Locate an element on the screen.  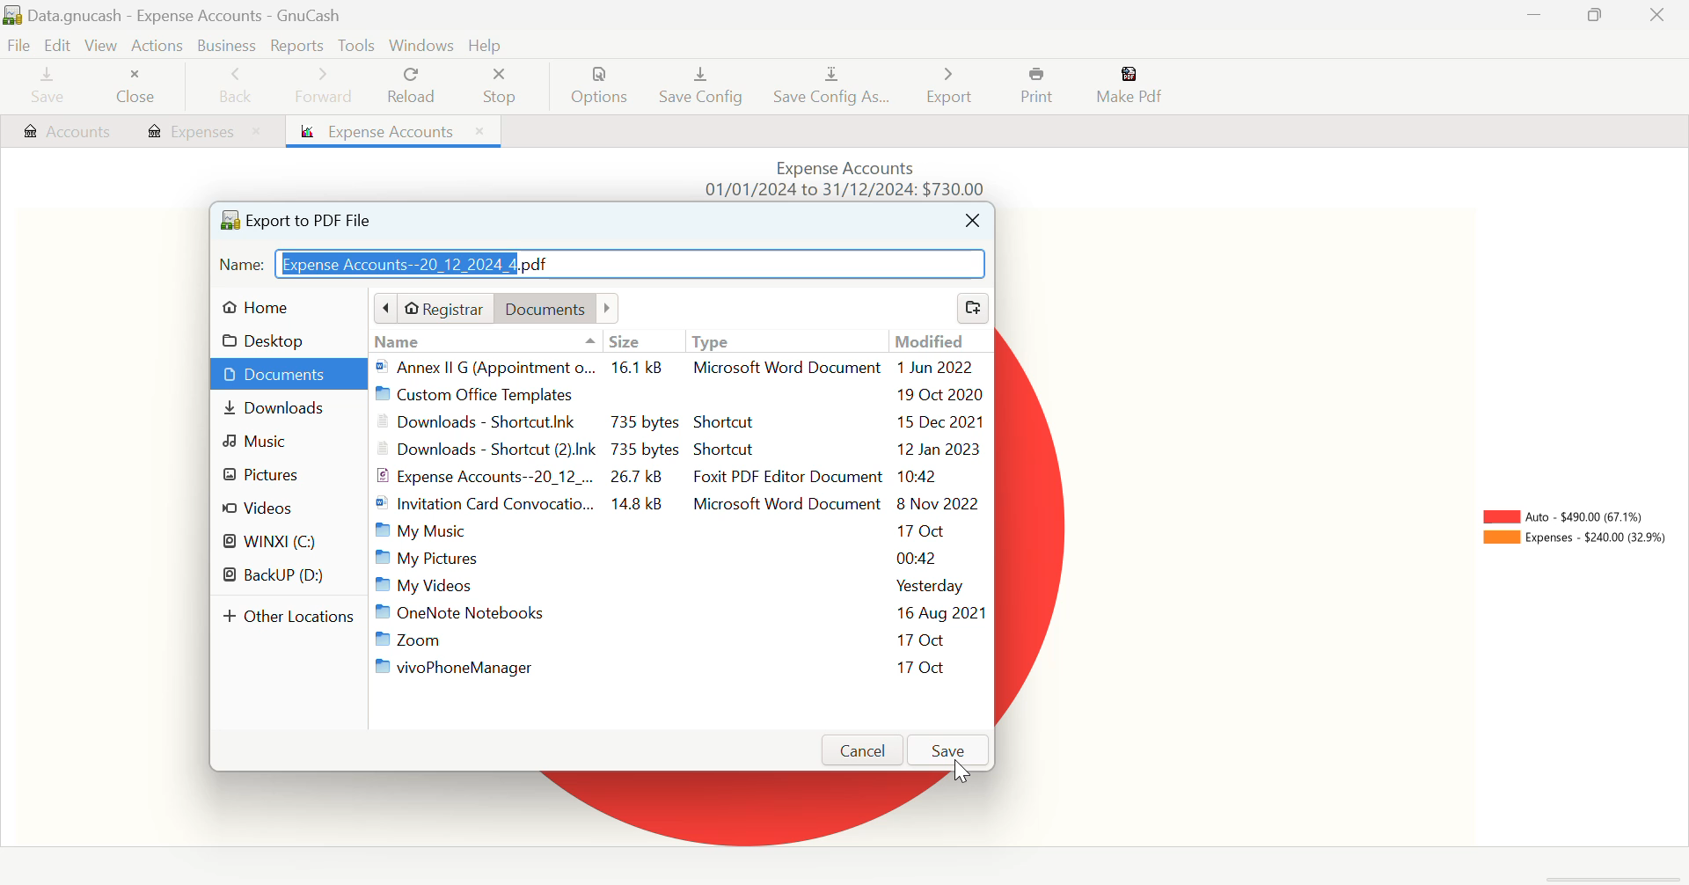
Reports is located at coordinates (296, 45).